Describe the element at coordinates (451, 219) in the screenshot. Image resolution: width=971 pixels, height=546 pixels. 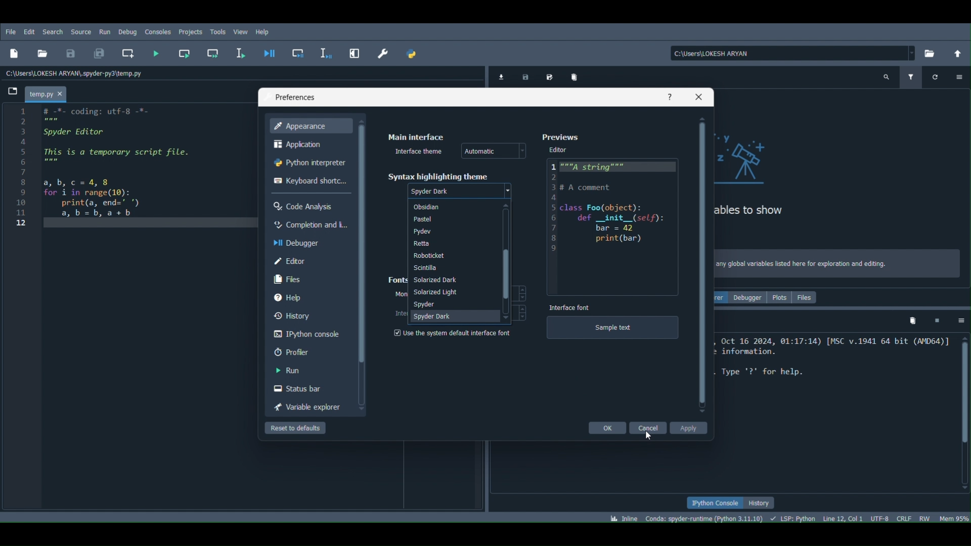
I see `Pastel` at that location.